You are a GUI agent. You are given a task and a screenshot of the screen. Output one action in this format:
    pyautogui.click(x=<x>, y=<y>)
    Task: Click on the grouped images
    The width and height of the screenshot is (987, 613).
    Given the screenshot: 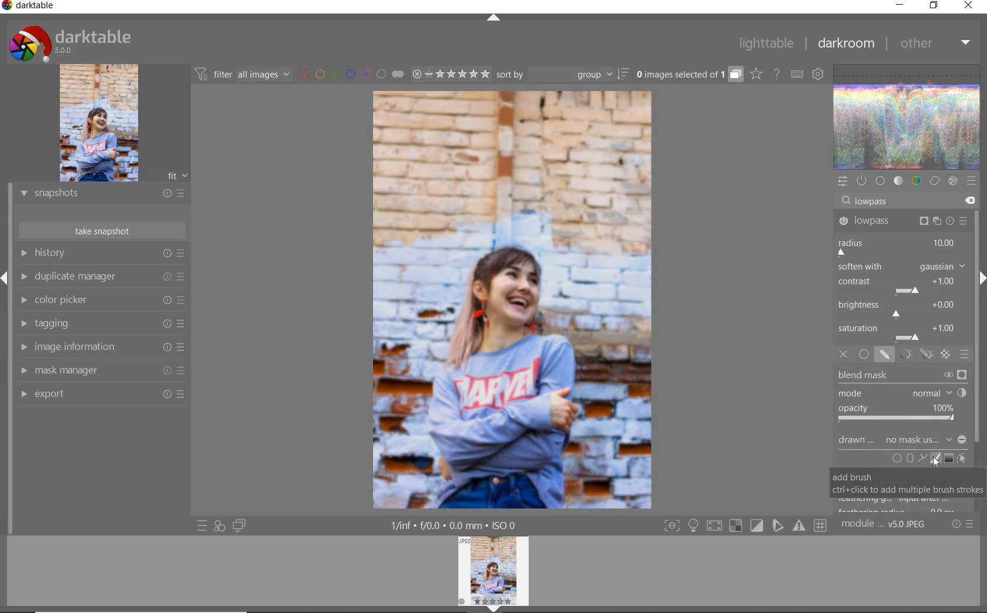 What is the action you would take?
    pyautogui.click(x=689, y=75)
    